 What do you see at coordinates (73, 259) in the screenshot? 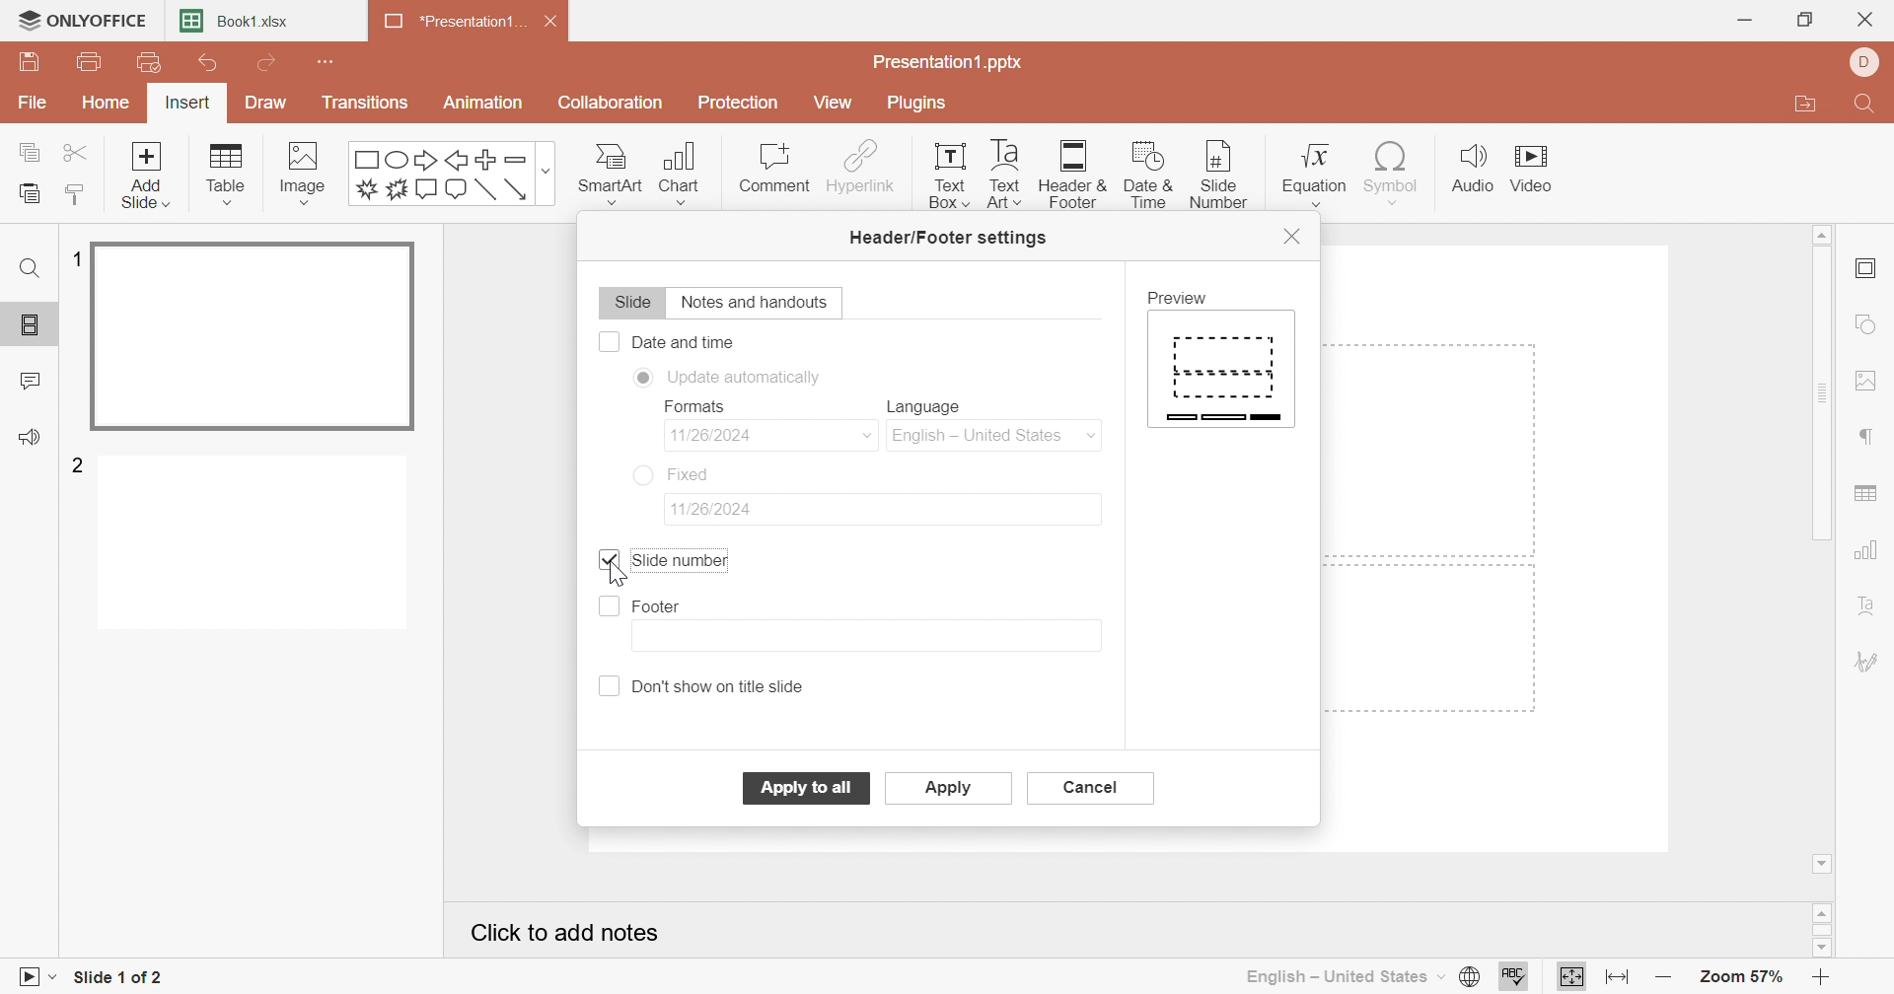
I see `1` at bounding box center [73, 259].